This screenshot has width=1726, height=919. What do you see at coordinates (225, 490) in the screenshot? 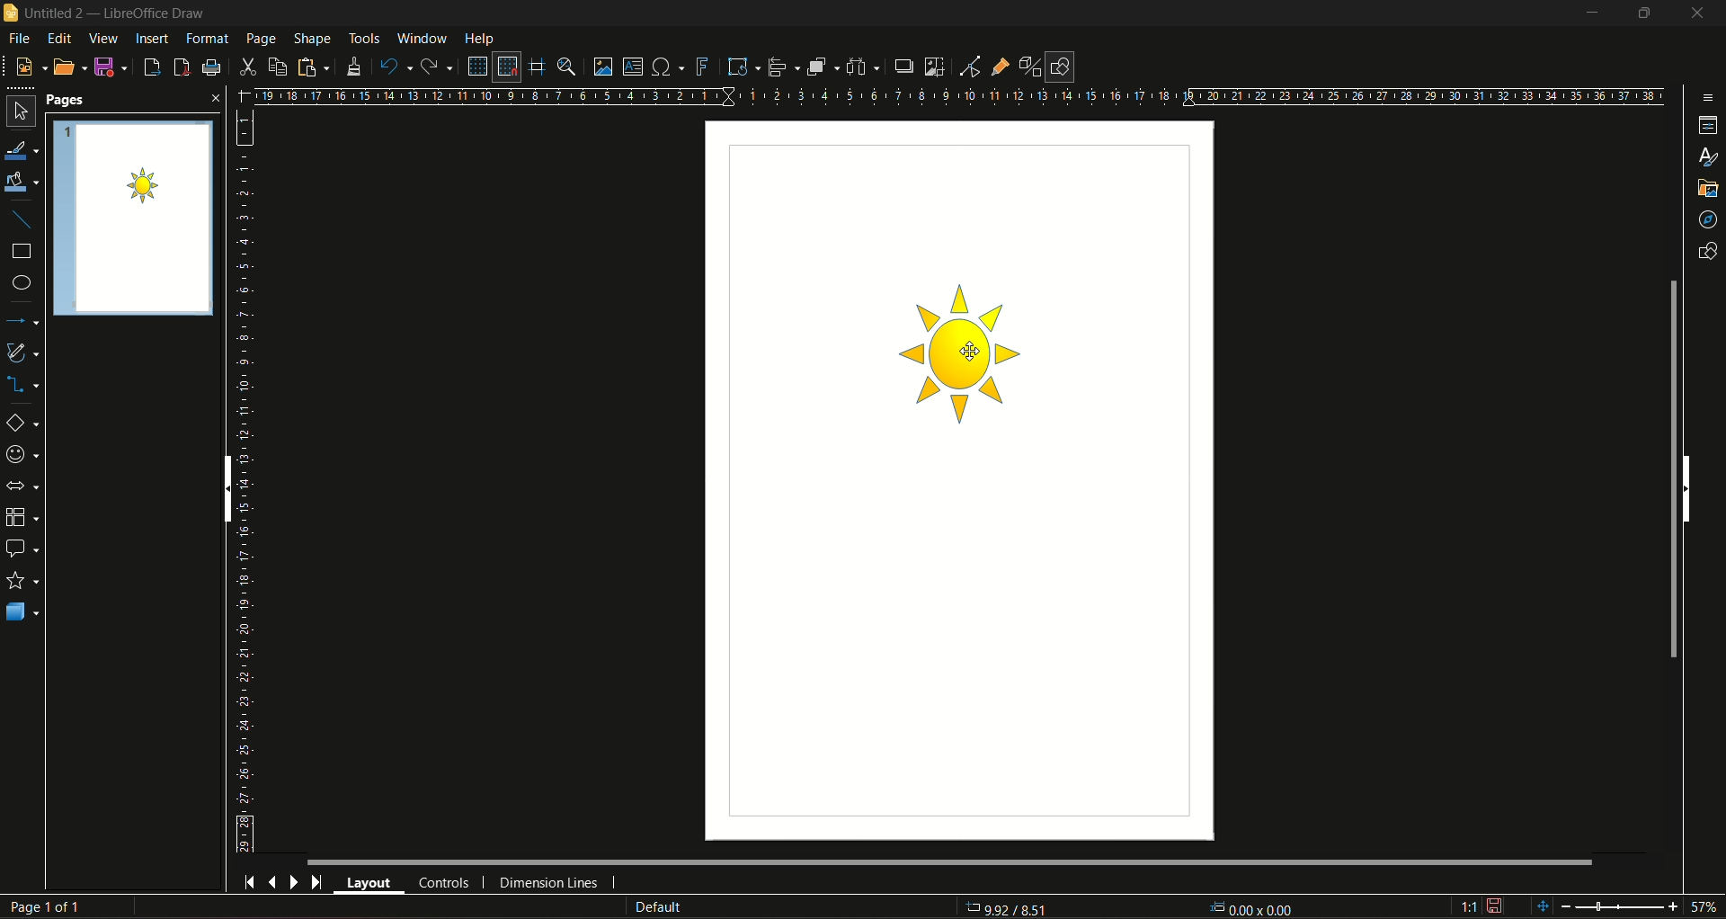
I see `vertical scroll` at bounding box center [225, 490].